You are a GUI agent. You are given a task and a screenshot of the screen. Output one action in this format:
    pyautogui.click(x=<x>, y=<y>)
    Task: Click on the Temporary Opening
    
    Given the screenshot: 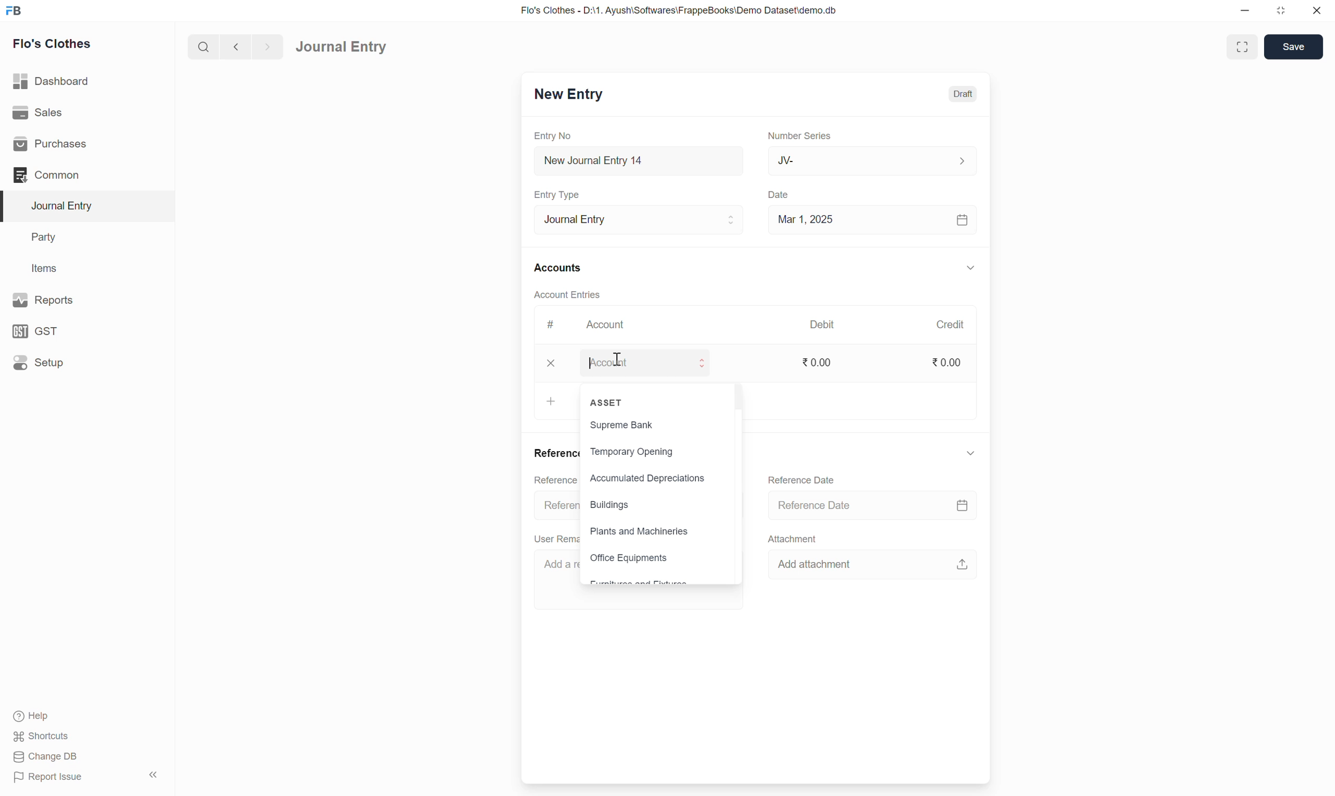 What is the action you would take?
    pyautogui.click(x=633, y=452)
    